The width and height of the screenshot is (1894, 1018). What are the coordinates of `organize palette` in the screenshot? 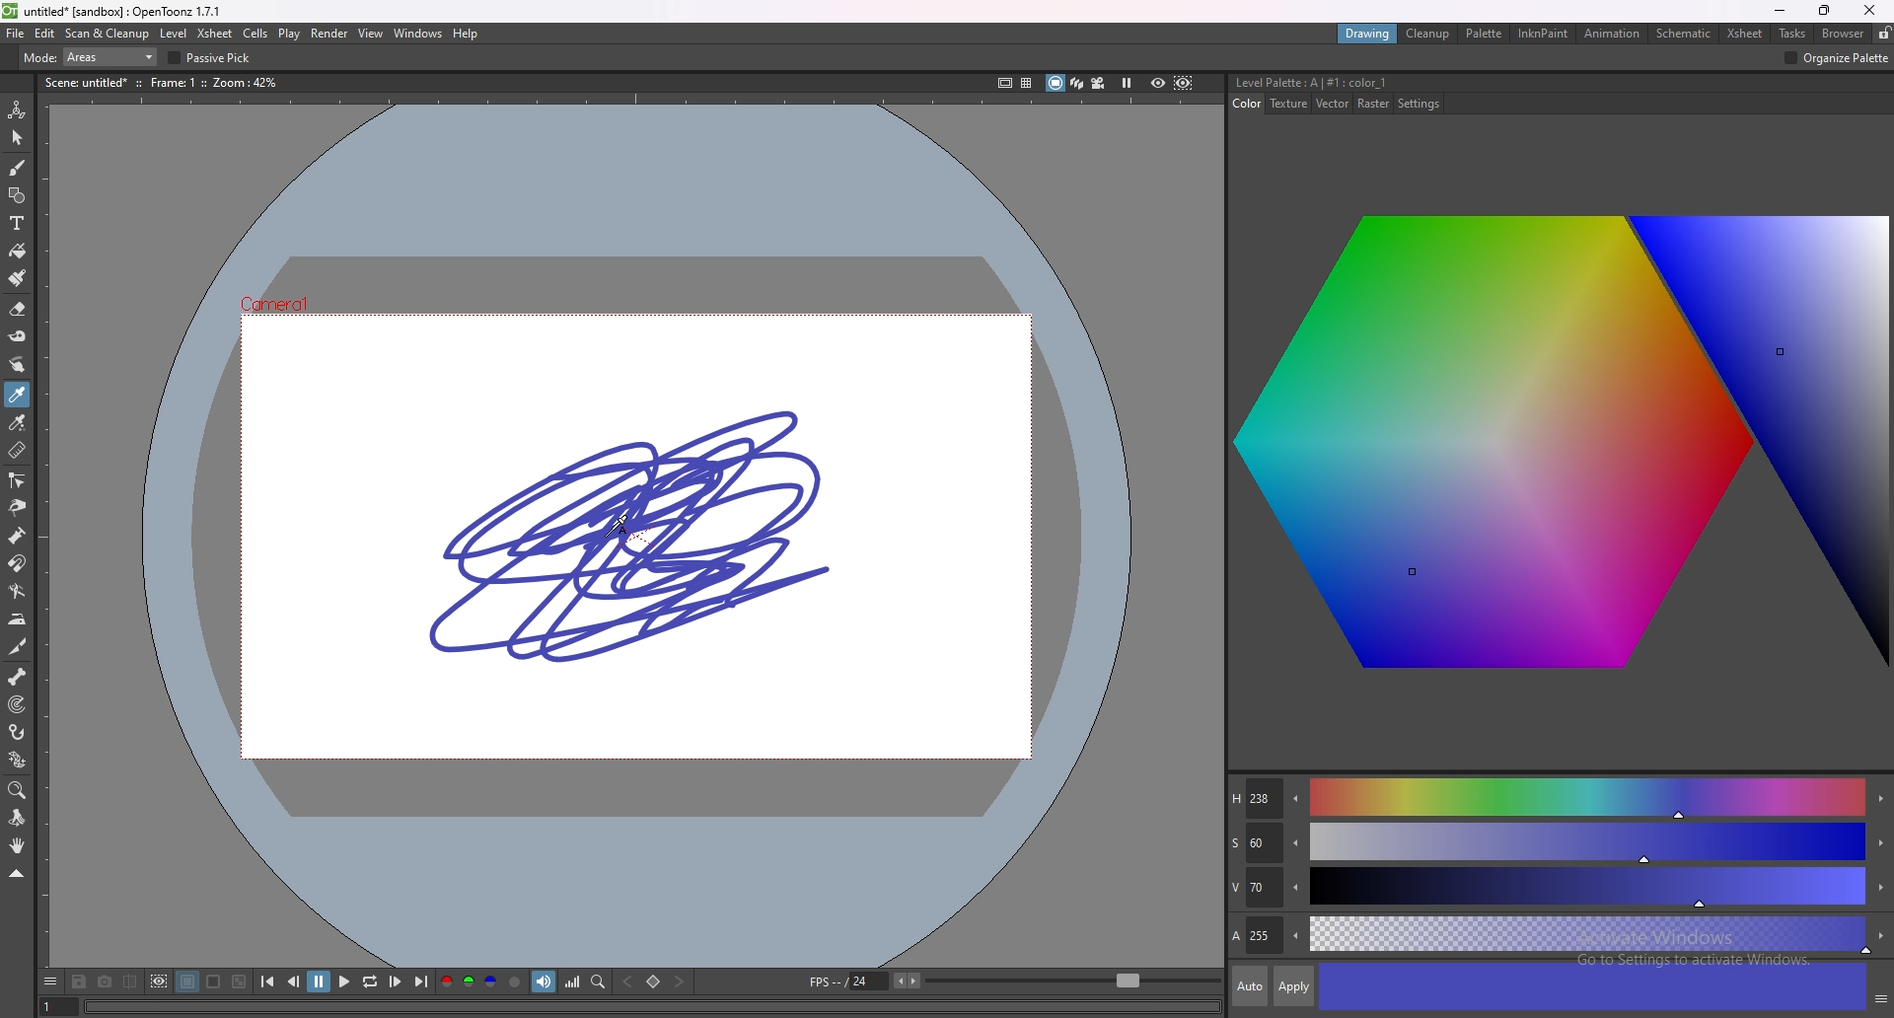 It's located at (1837, 59).